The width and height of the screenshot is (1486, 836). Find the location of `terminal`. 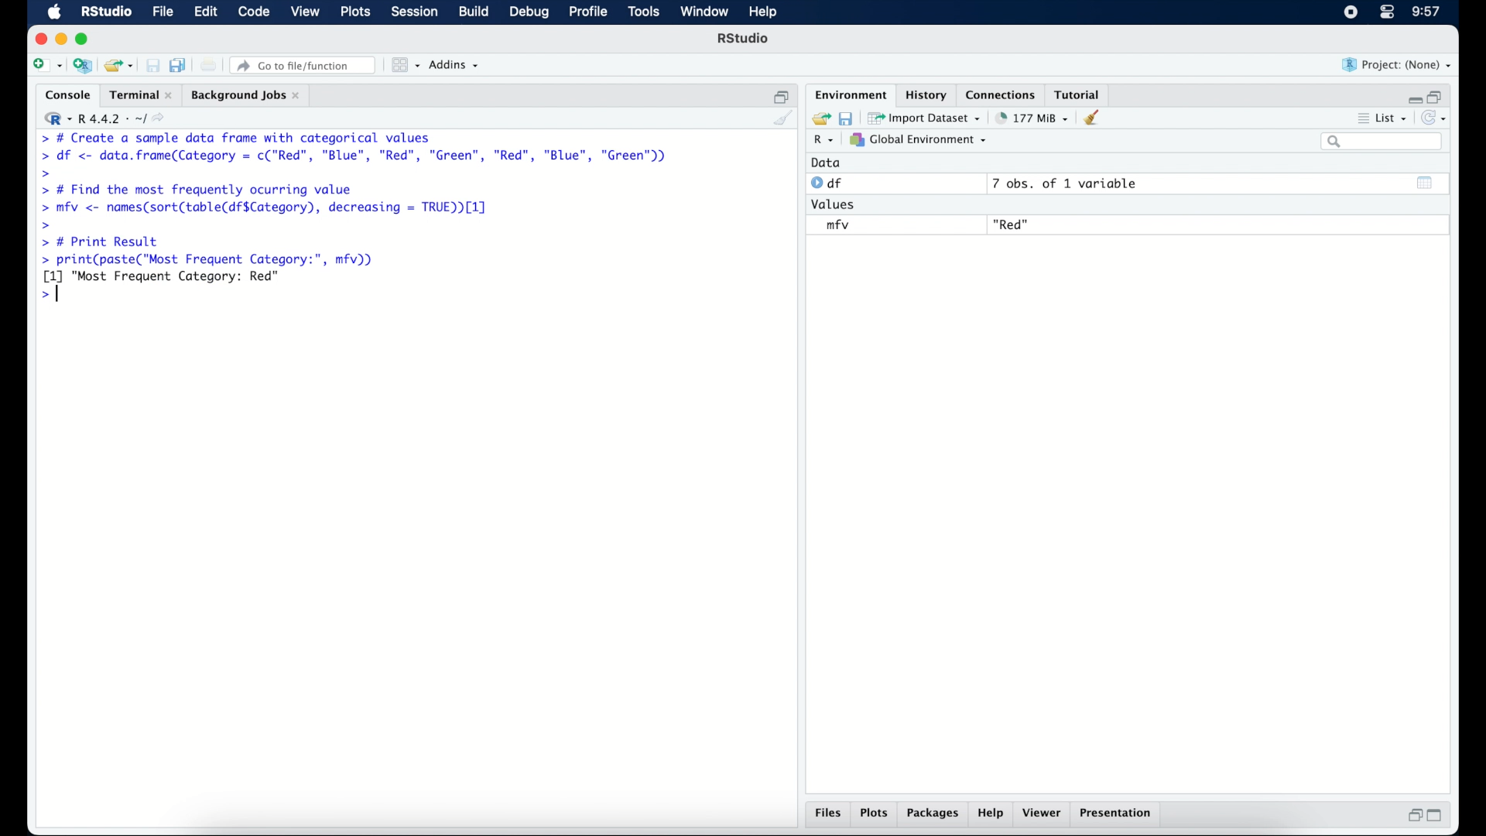

terminal is located at coordinates (139, 93).